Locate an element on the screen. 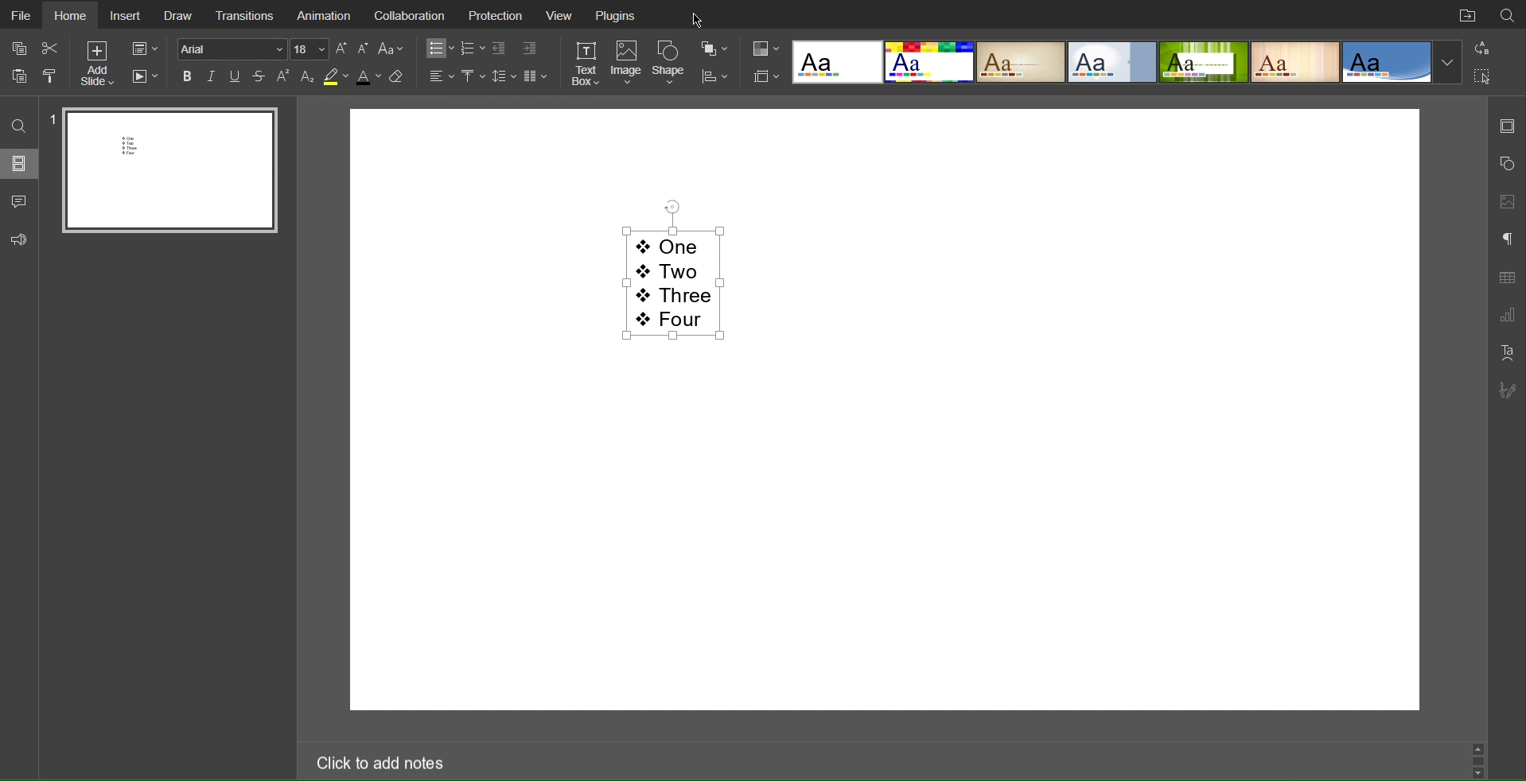  Feedback and Support is located at coordinates (20, 239).